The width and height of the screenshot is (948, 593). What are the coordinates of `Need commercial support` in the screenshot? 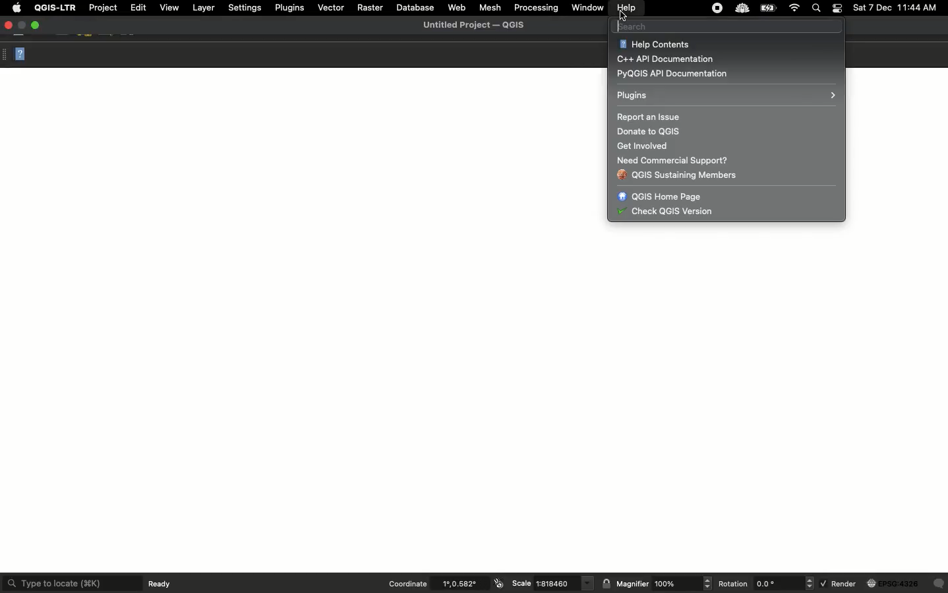 It's located at (673, 161).